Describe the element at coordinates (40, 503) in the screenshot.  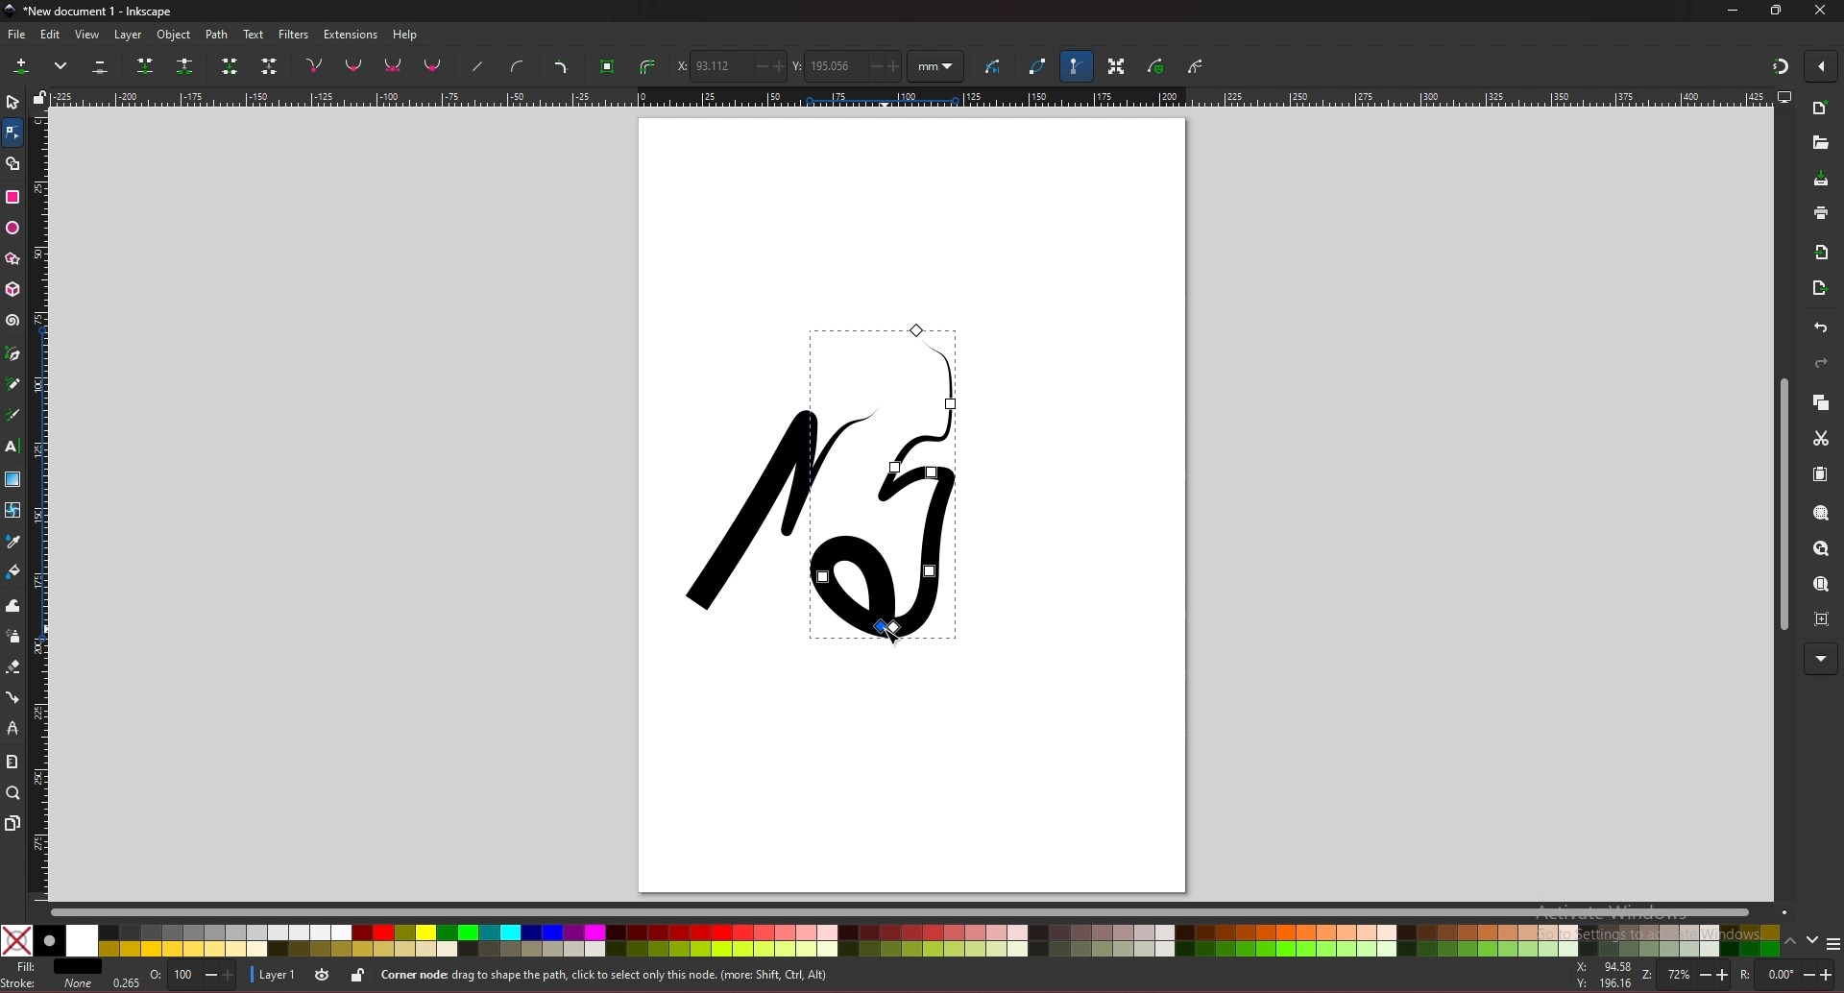
I see `vertical scale` at that location.